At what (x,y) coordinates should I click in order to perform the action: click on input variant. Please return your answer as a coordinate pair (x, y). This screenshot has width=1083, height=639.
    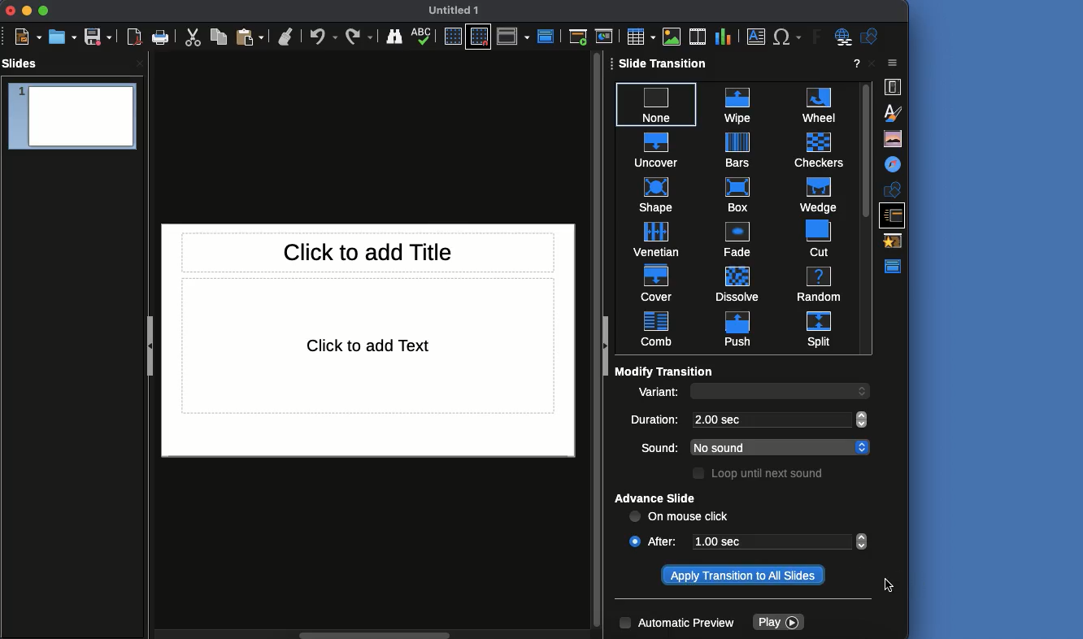
    Looking at the image, I should click on (769, 393).